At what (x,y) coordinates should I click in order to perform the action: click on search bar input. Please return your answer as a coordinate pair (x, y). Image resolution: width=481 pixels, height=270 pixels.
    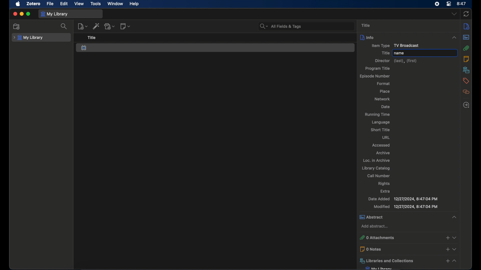
    Looking at the image, I should click on (312, 27).